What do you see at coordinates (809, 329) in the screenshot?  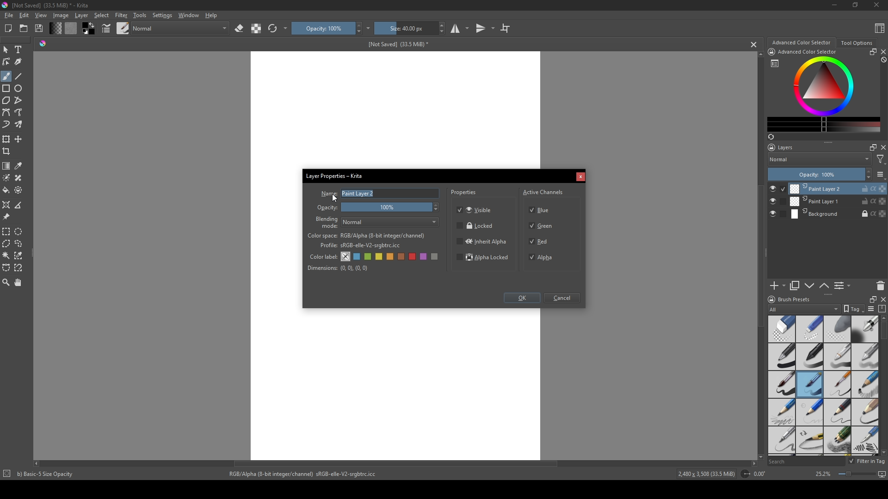 I see `hard eraser` at bounding box center [809, 329].